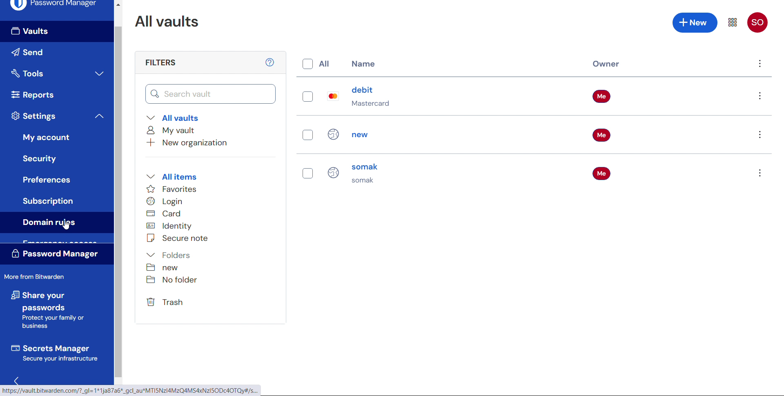 The width and height of the screenshot is (784, 396). Describe the element at coordinates (178, 238) in the screenshot. I see `Secure note ` at that location.